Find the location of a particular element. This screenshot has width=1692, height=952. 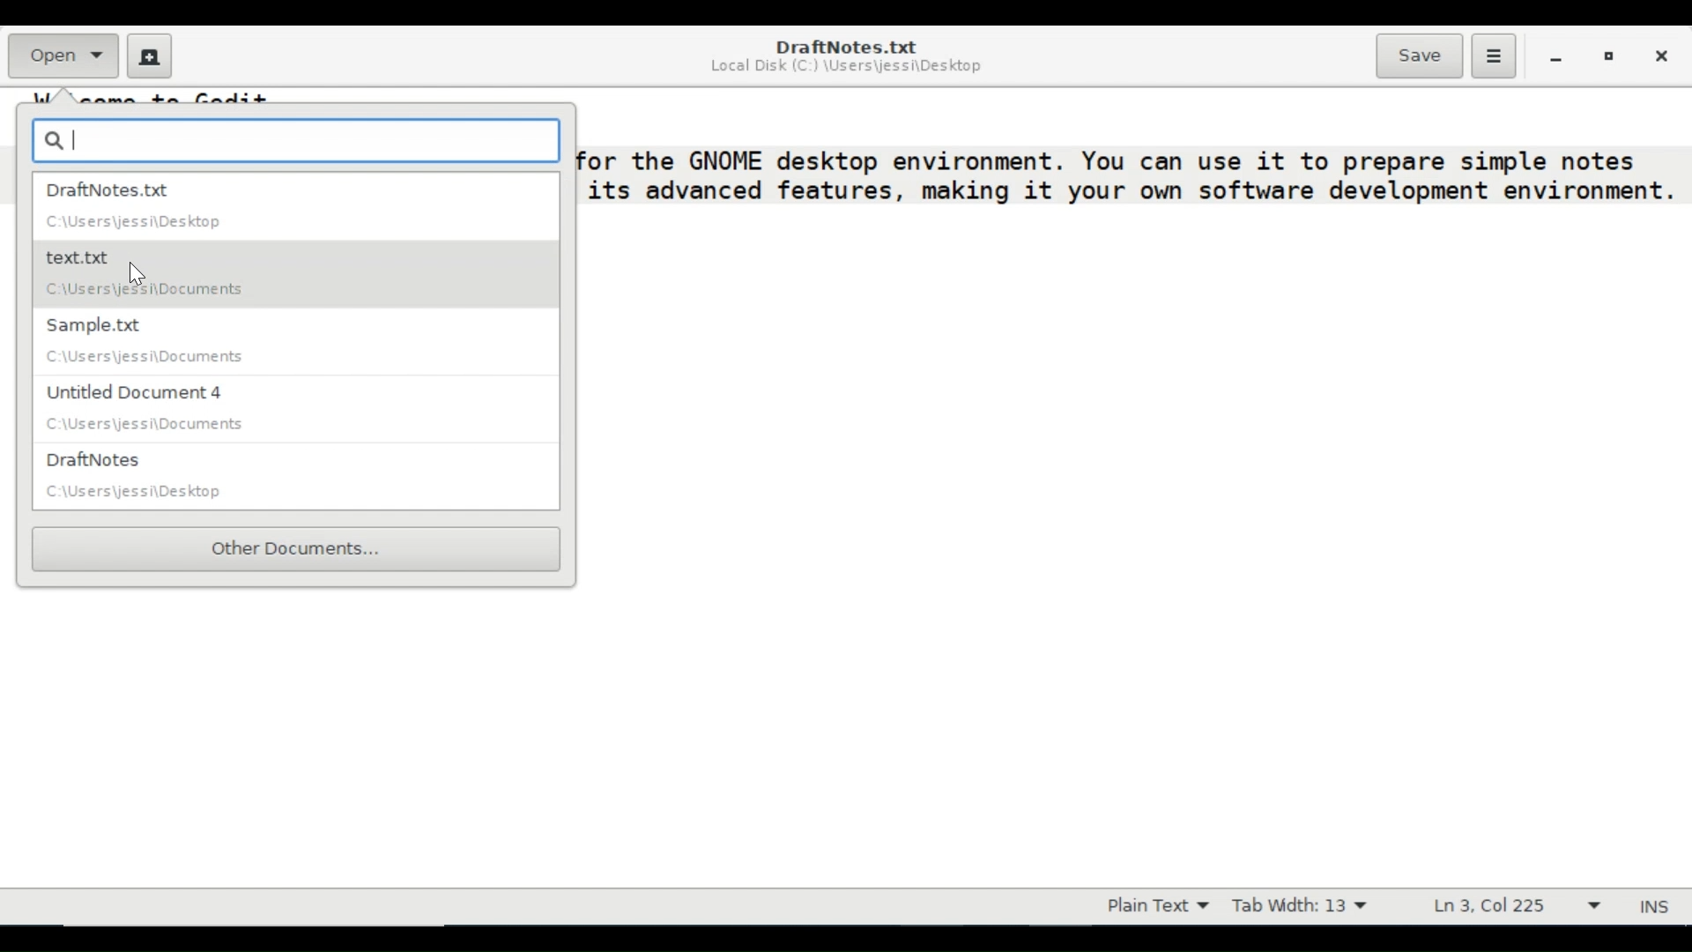

Restore is located at coordinates (1609, 55).